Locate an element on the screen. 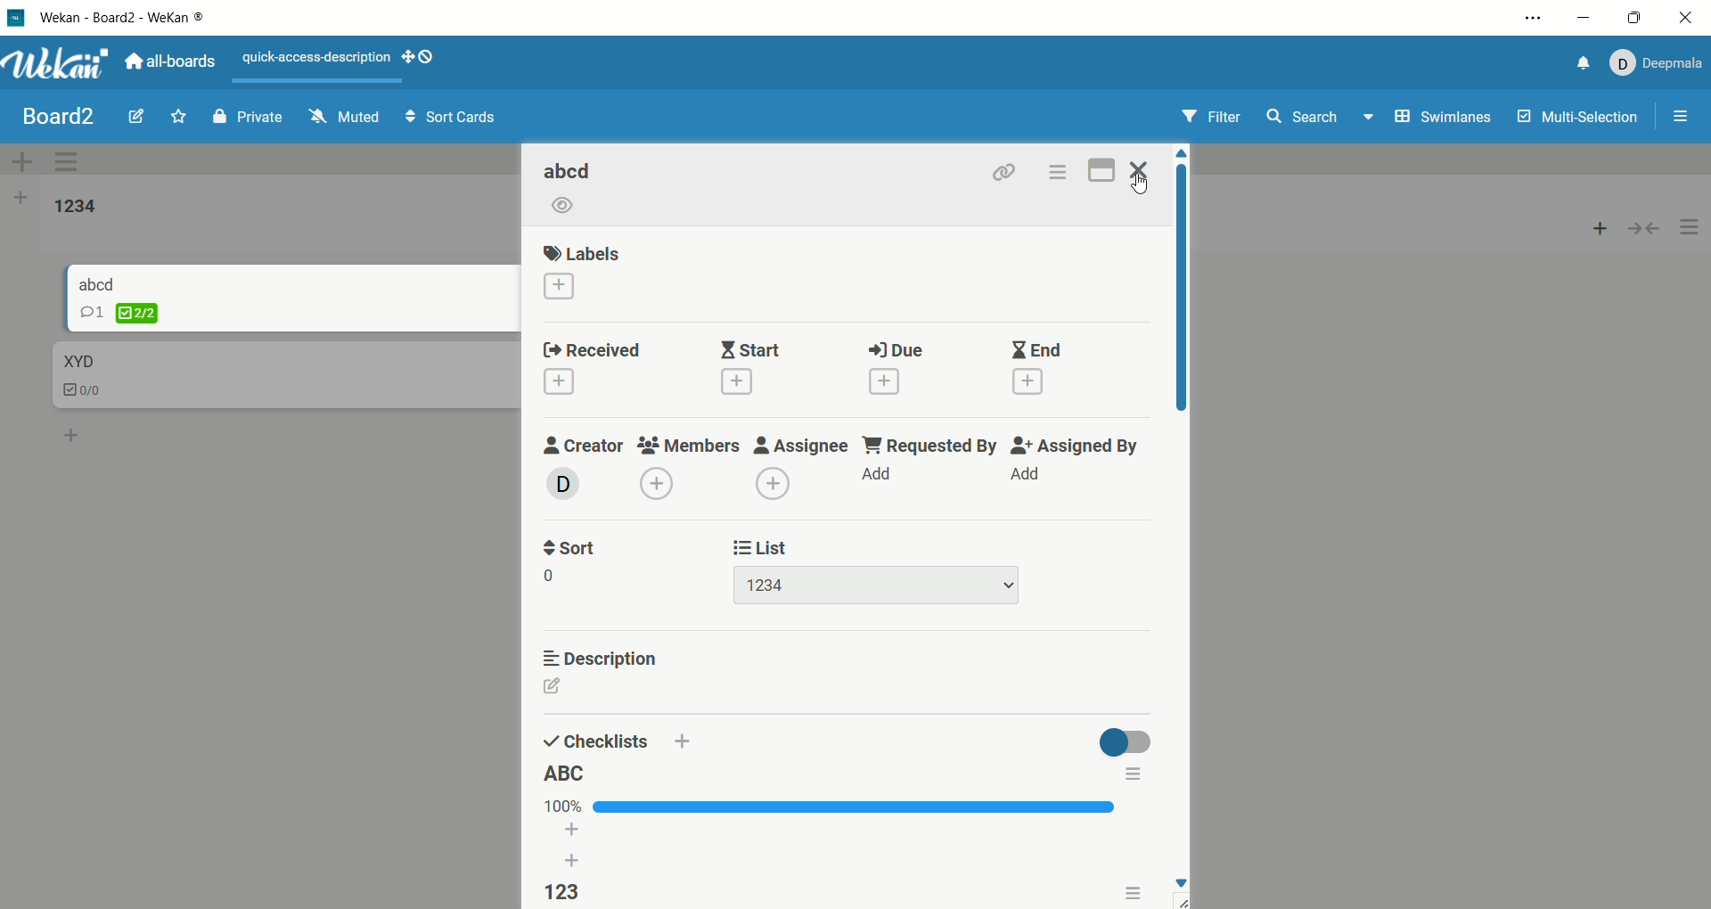 Image resolution: width=1711 pixels, height=909 pixels. card title is located at coordinates (574, 171).